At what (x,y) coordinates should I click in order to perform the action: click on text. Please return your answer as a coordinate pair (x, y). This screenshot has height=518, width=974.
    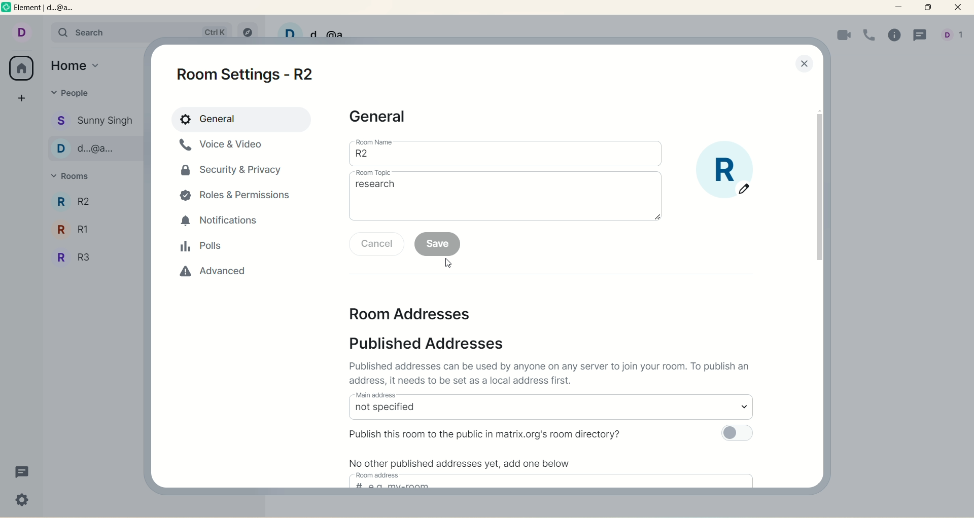
    Looking at the image, I should click on (463, 464).